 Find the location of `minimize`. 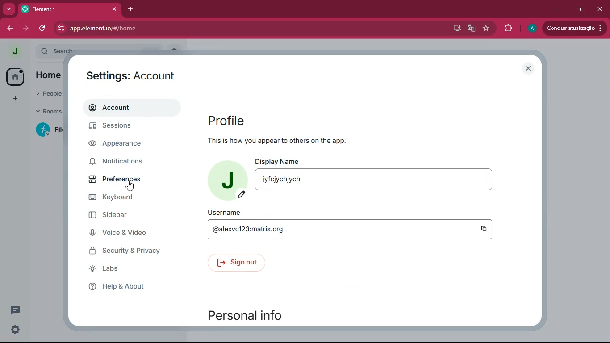

minimize is located at coordinates (557, 9).